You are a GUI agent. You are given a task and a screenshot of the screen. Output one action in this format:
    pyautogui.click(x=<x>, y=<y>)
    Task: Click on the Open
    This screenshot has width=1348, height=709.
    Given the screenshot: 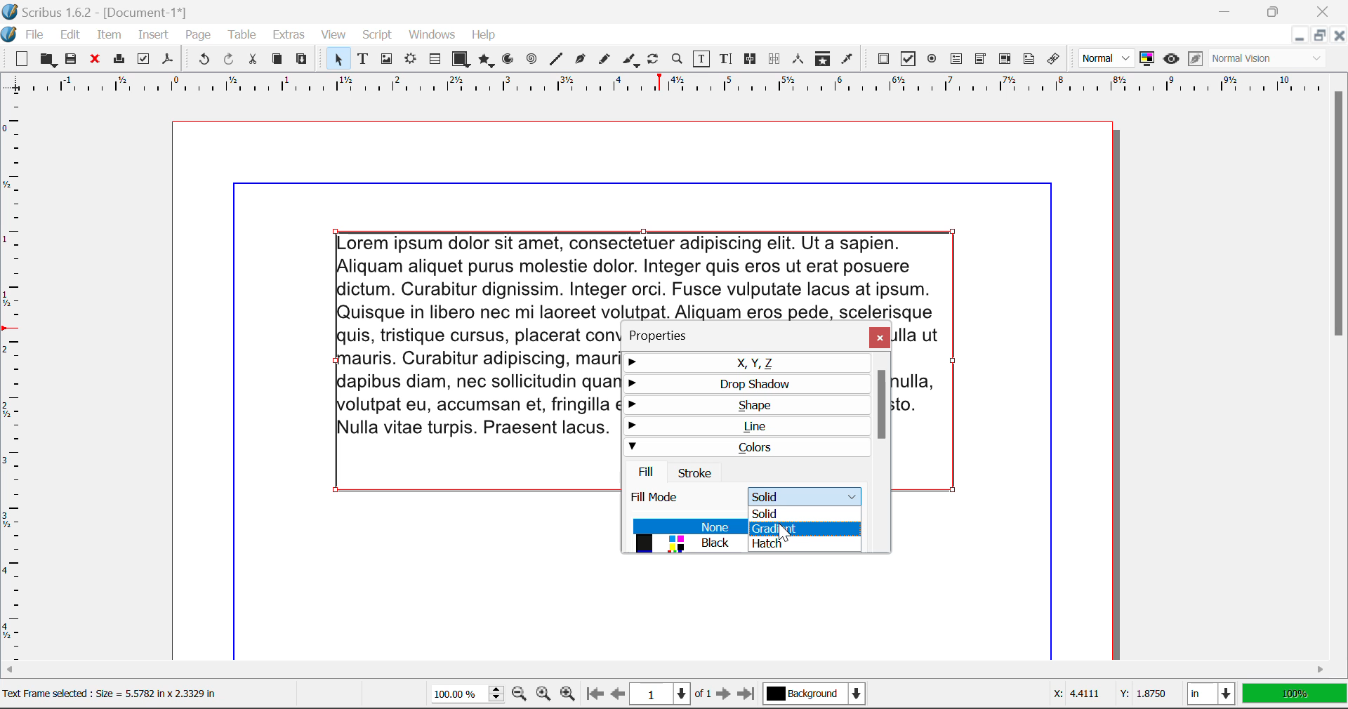 What is the action you would take?
    pyautogui.click(x=49, y=60)
    